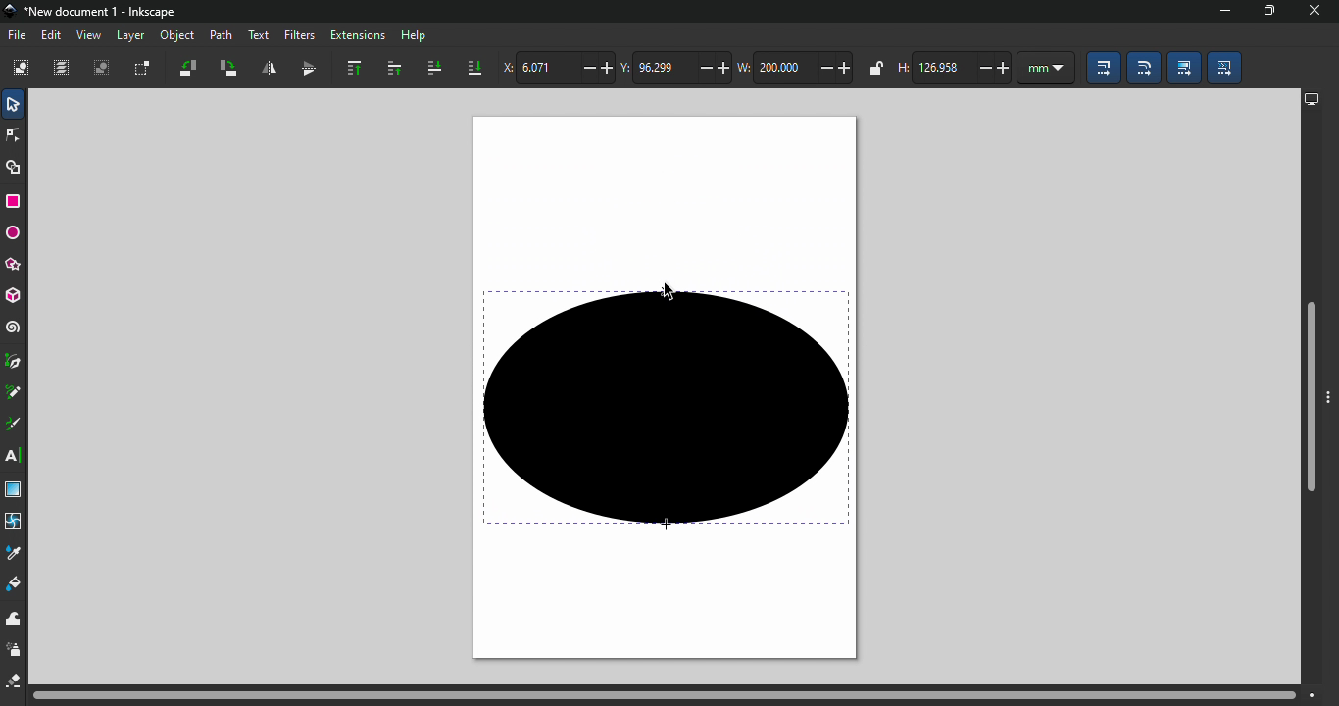 Image resolution: width=1339 pixels, height=706 pixels. What do you see at coordinates (1266, 12) in the screenshot?
I see `Maximize` at bounding box center [1266, 12].